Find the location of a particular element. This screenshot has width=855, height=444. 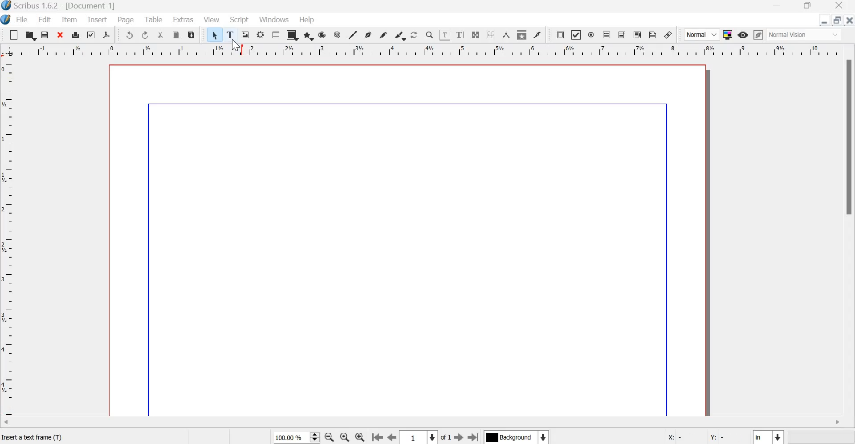

print is located at coordinates (76, 34).